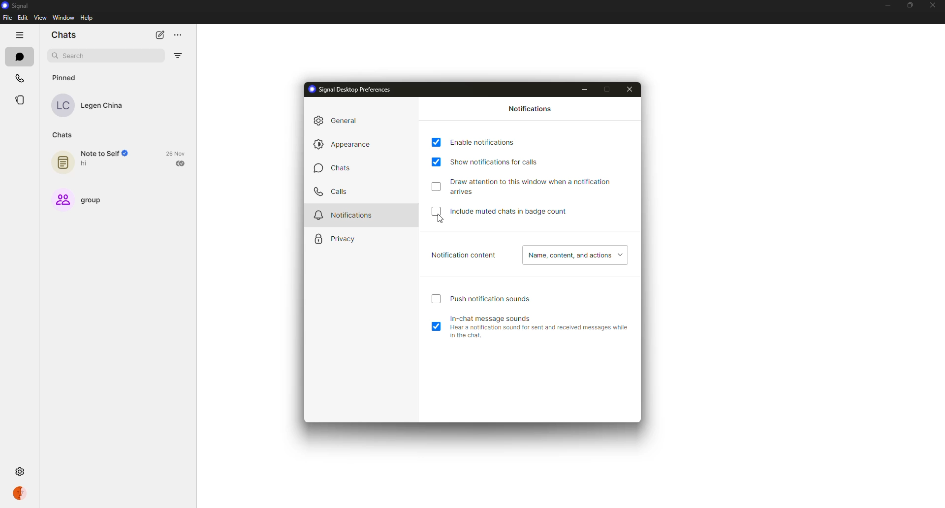 The image size is (945, 508). Describe the element at coordinates (22, 18) in the screenshot. I see `edit` at that location.